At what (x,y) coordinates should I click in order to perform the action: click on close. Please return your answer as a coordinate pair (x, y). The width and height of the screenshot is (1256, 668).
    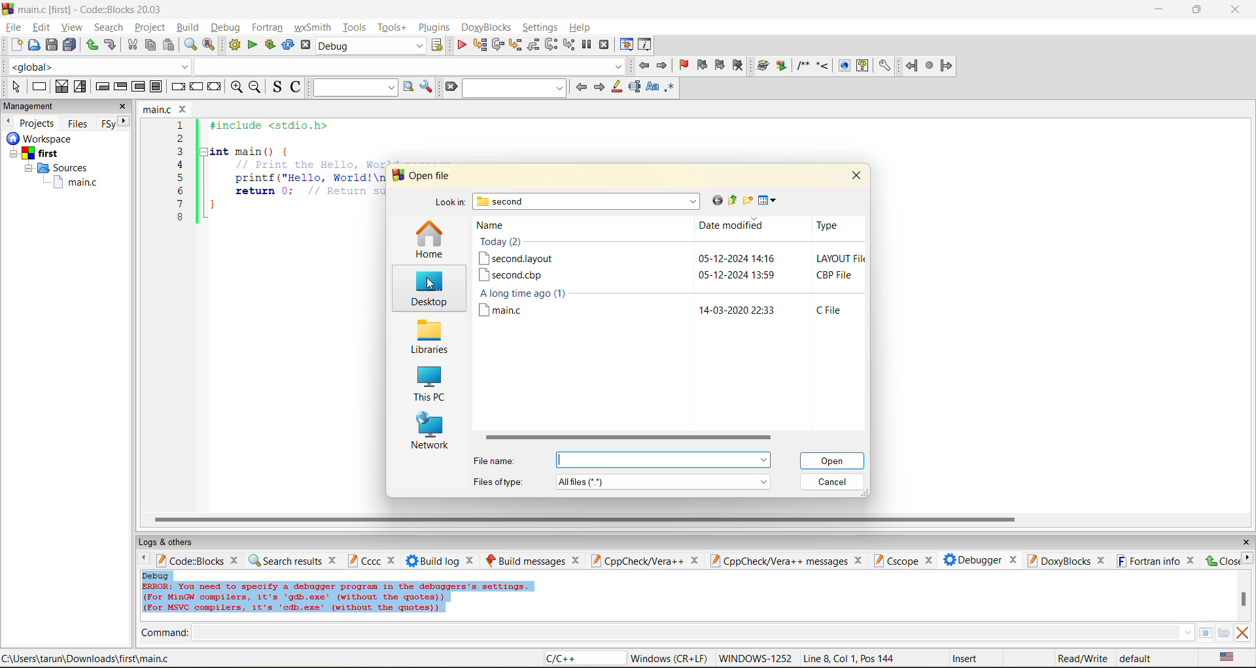
    Looking at the image, I should click on (1192, 560).